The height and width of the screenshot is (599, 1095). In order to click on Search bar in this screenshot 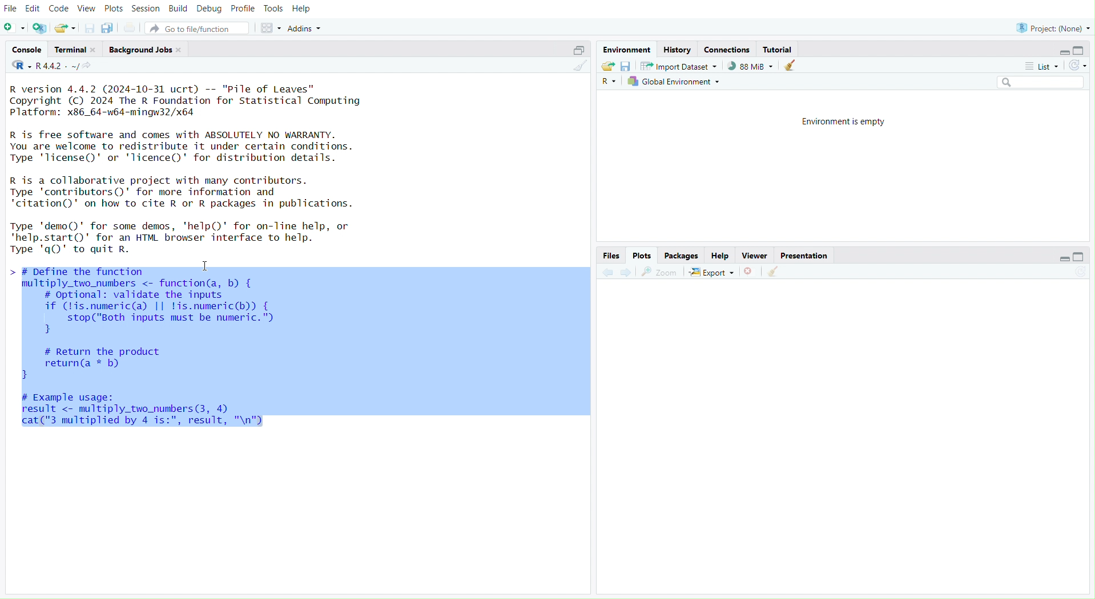, I will do `click(1042, 83)`.